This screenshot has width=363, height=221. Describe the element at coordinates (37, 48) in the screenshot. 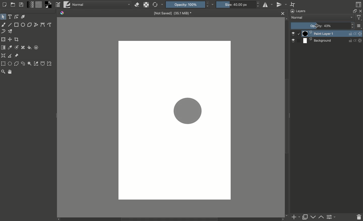

I see `Enclose and fill` at that location.